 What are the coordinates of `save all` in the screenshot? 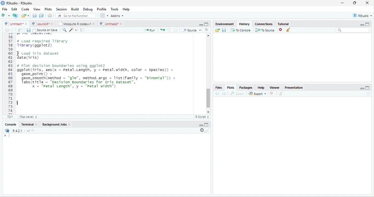 It's located at (41, 16).